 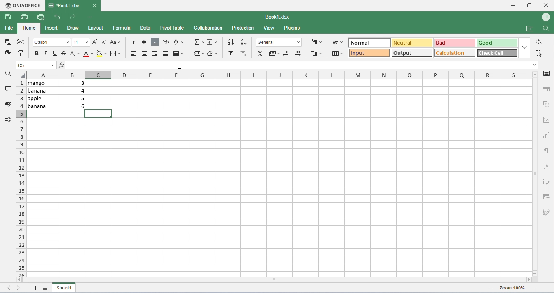 What do you see at coordinates (9, 53) in the screenshot?
I see `paste` at bounding box center [9, 53].